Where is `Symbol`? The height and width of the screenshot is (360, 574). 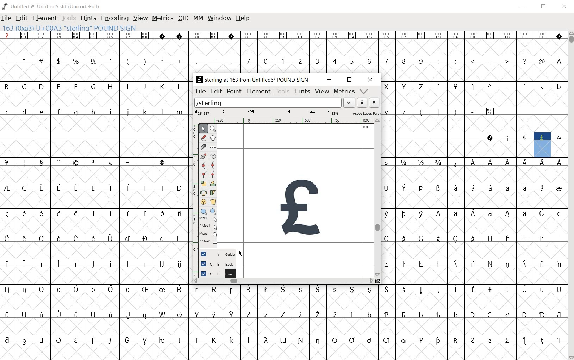 Symbol is located at coordinates (111, 35).